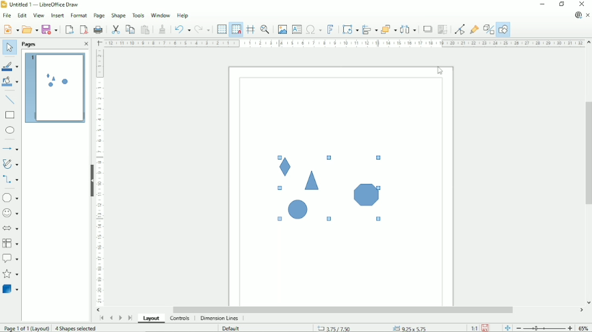  I want to click on Update available, so click(578, 15).